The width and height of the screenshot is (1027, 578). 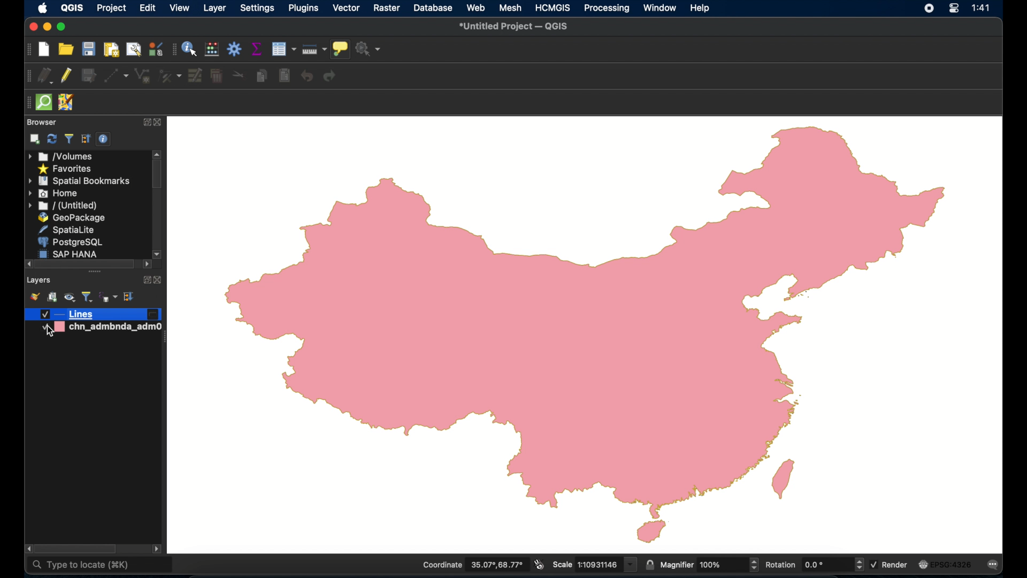 What do you see at coordinates (88, 76) in the screenshot?
I see `save edits` at bounding box center [88, 76].